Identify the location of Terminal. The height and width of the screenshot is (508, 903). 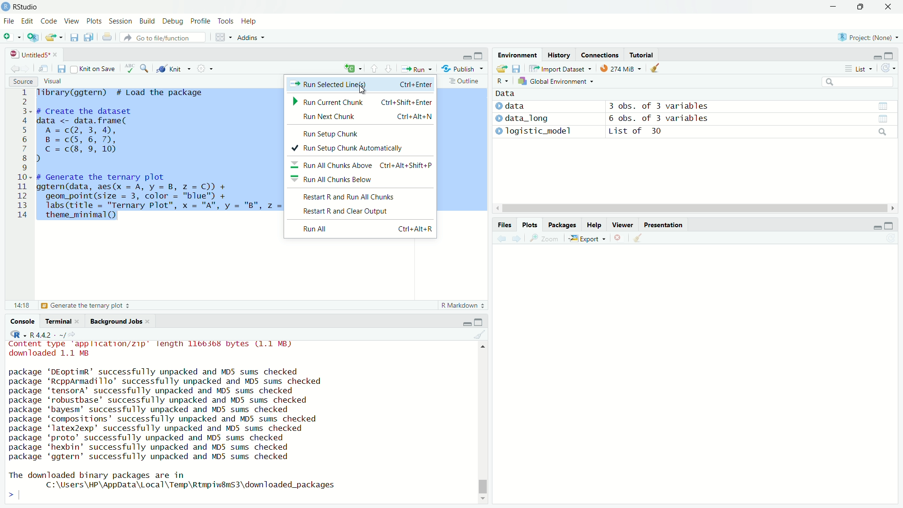
(59, 321).